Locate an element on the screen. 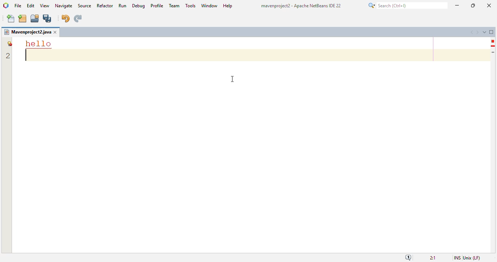 The image size is (497, 262). team is located at coordinates (174, 5).